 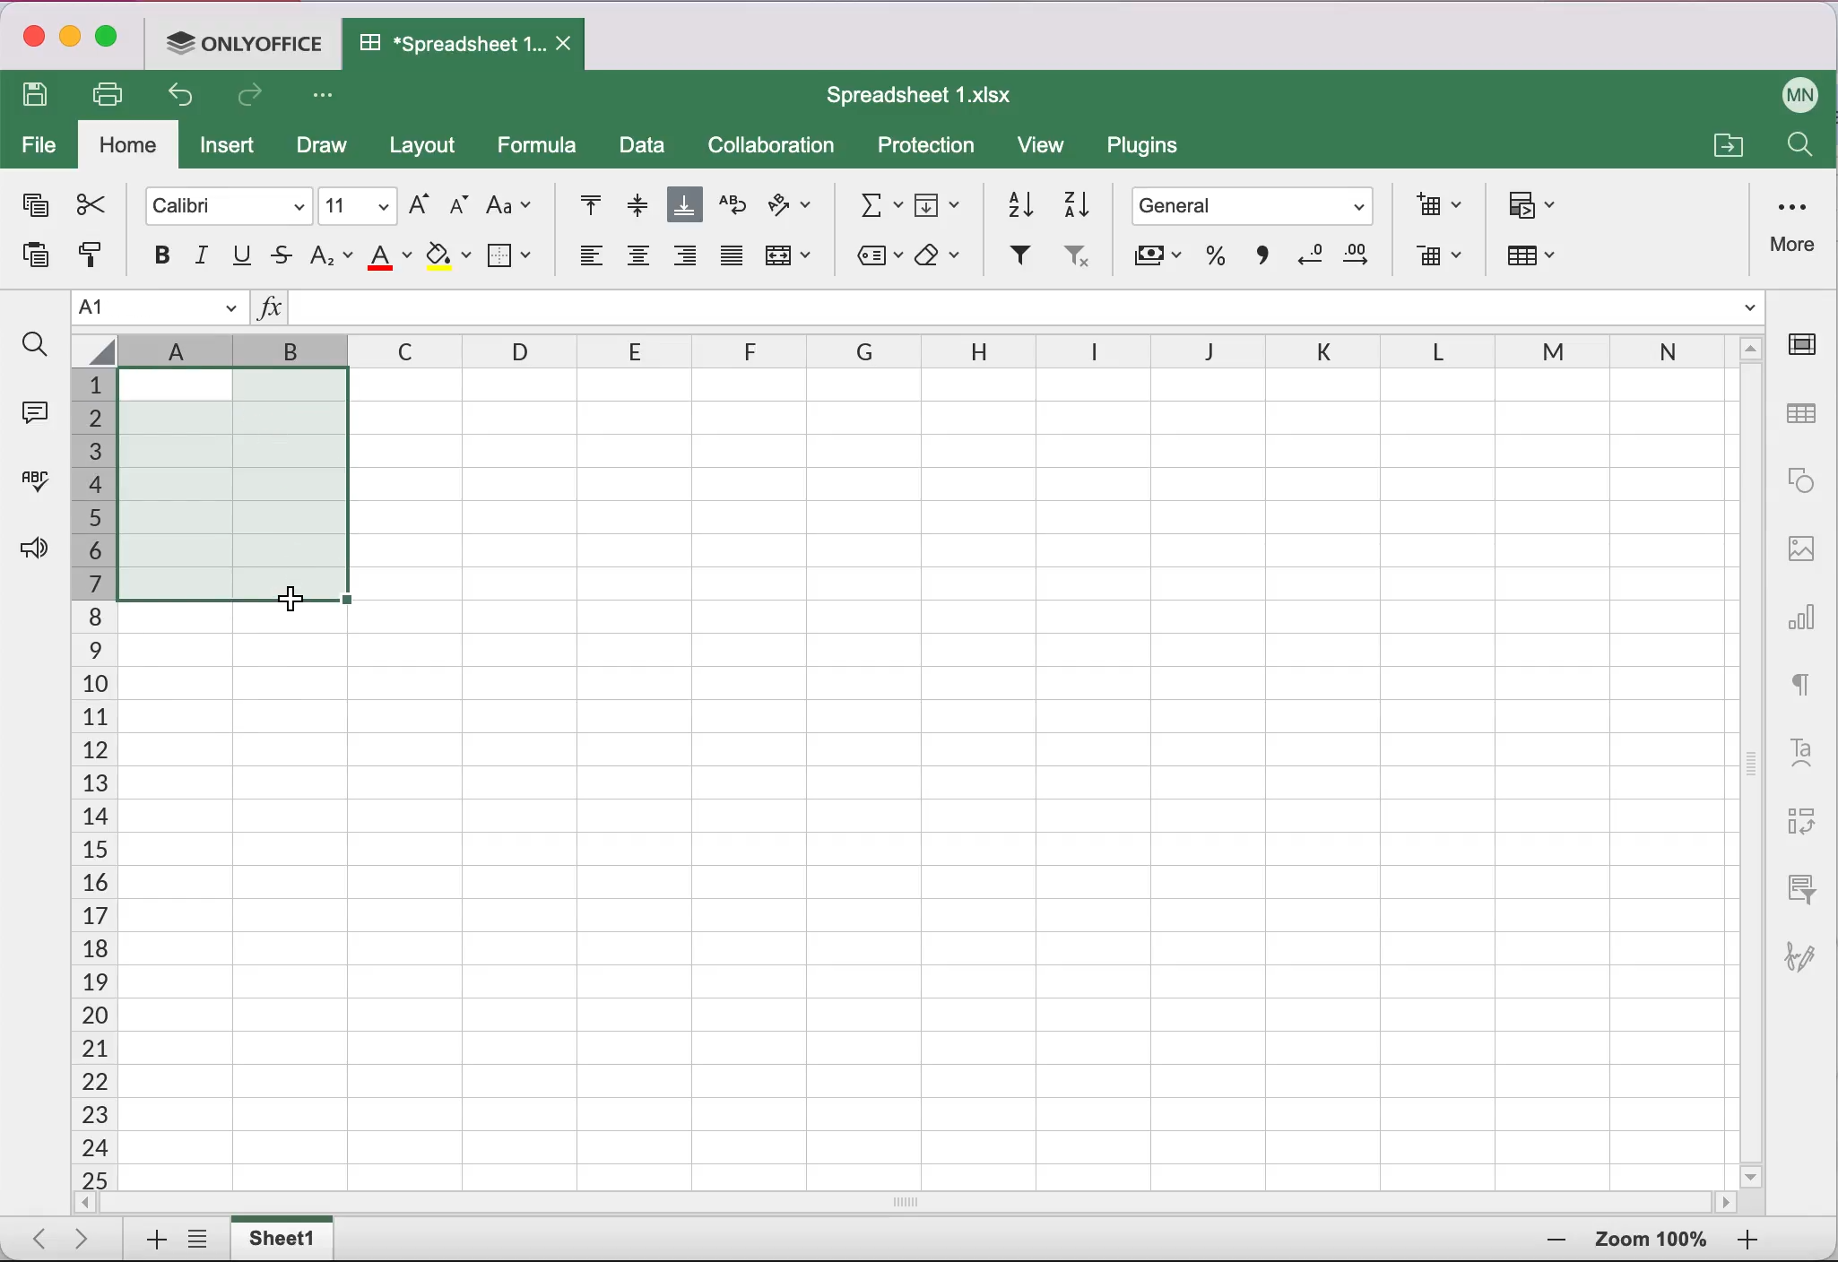 I want to click on text, so click(x=1802, y=680).